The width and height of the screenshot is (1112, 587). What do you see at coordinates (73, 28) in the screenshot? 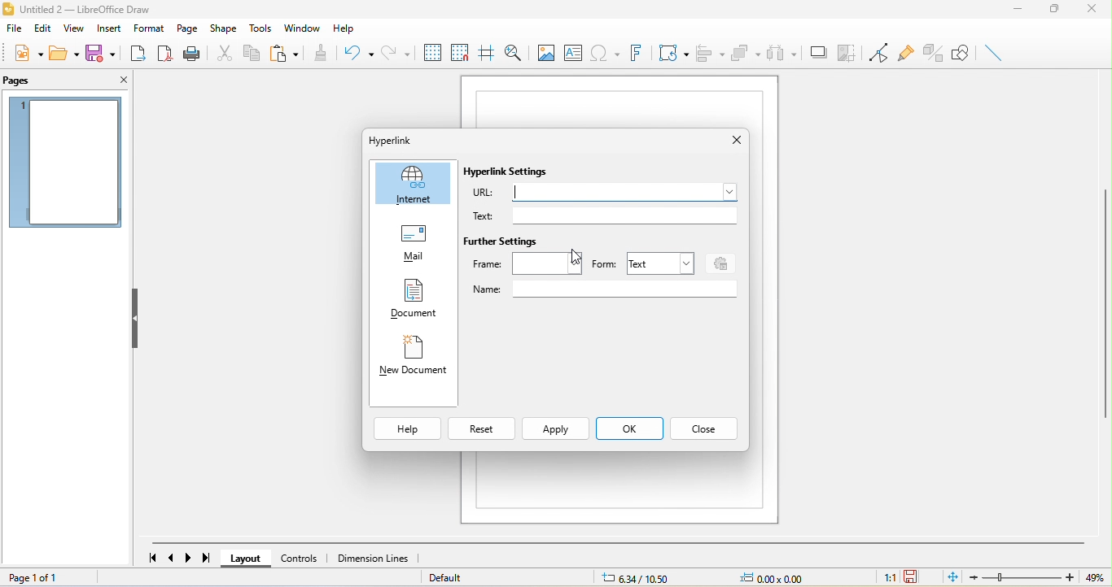
I see `view` at bounding box center [73, 28].